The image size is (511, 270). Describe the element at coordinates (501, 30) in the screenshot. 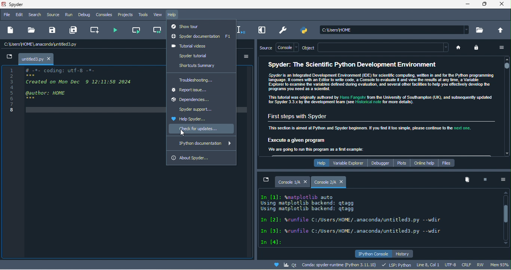

I see `change to parent directory` at that location.